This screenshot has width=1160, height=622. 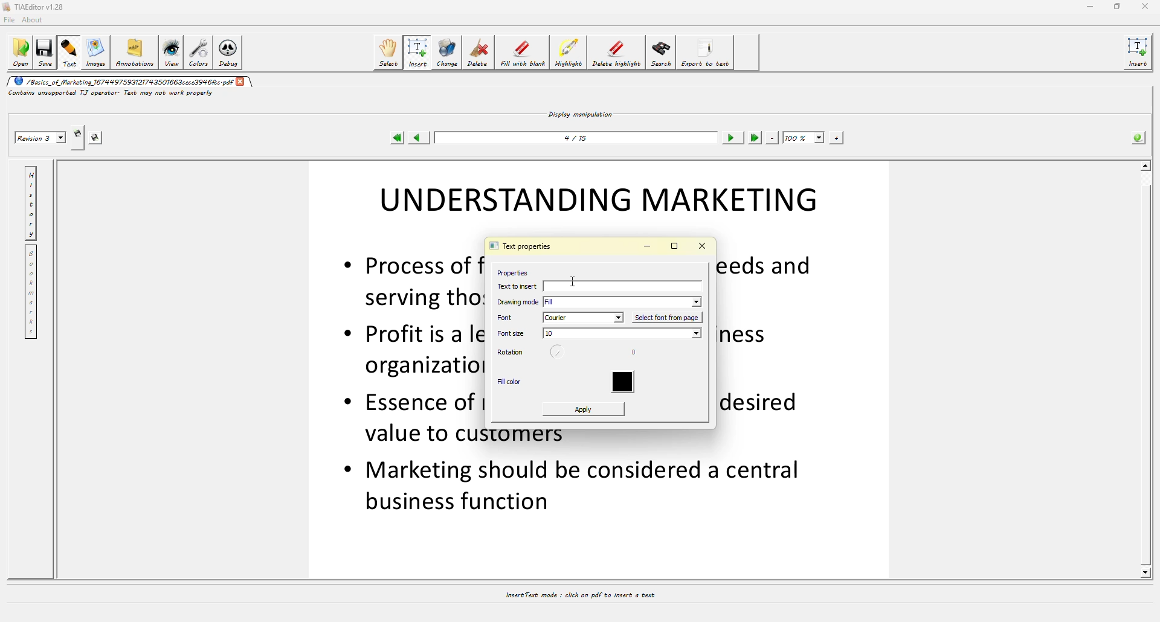 What do you see at coordinates (510, 383) in the screenshot?
I see `fill color` at bounding box center [510, 383].